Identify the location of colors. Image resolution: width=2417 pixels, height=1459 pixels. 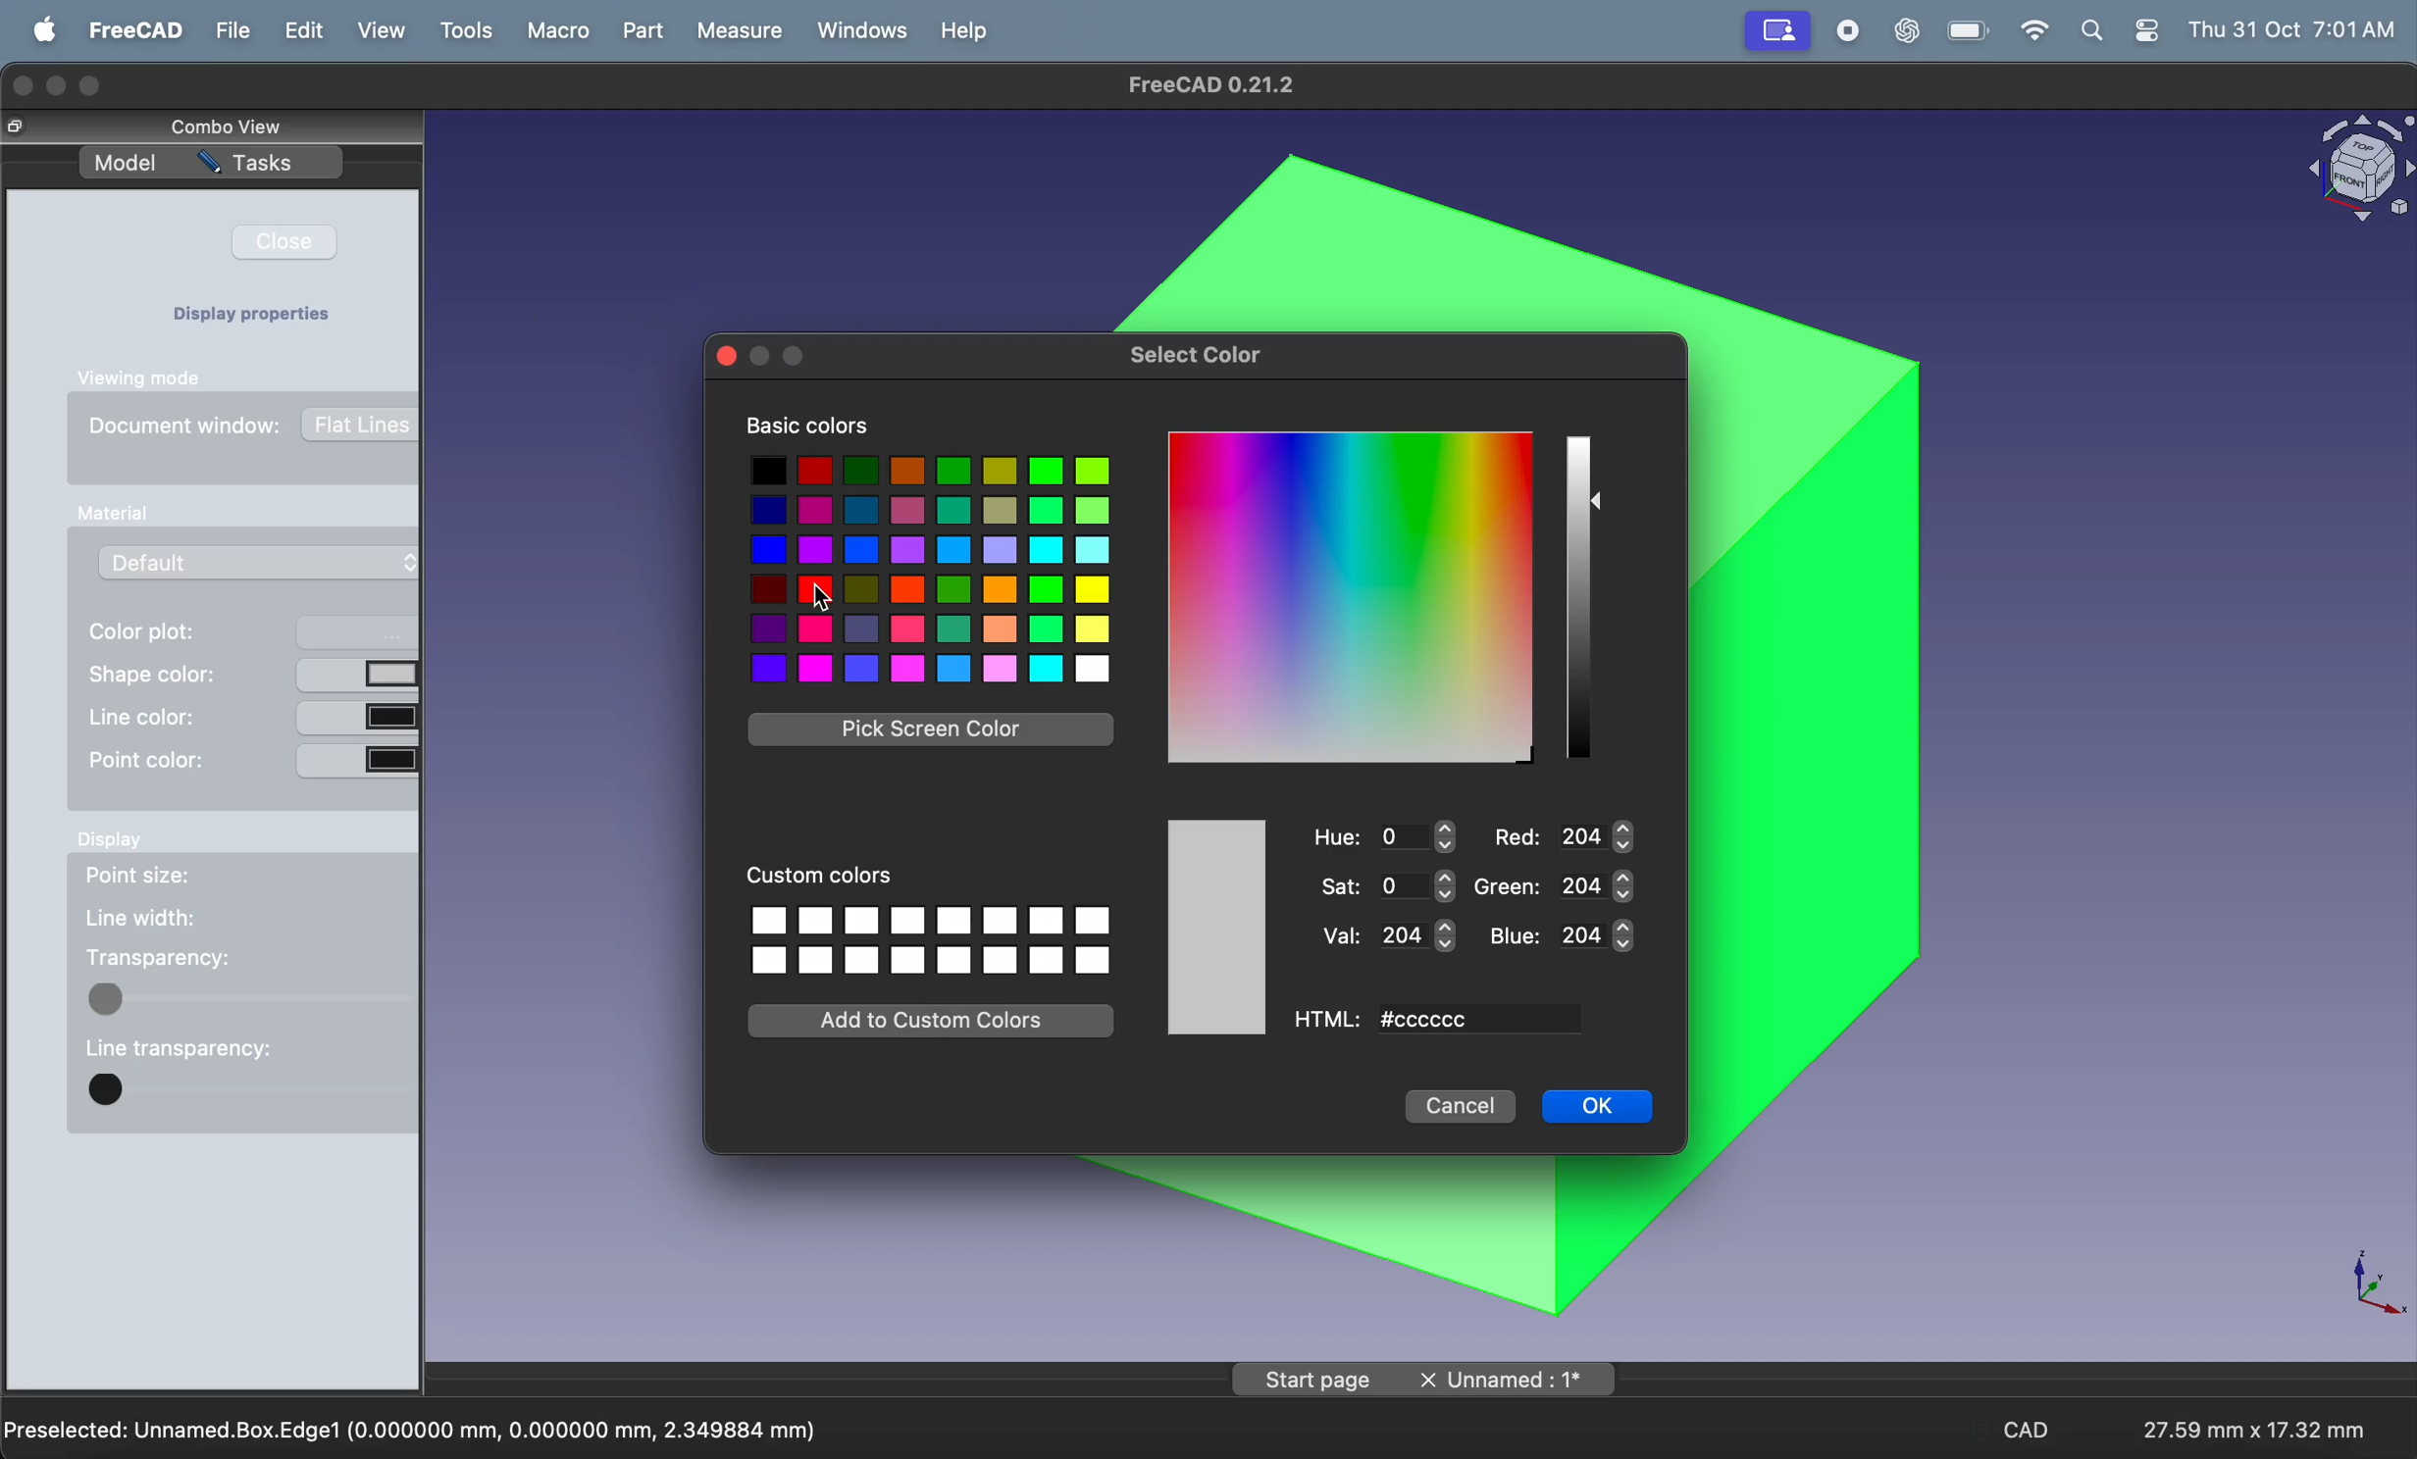
(930, 569).